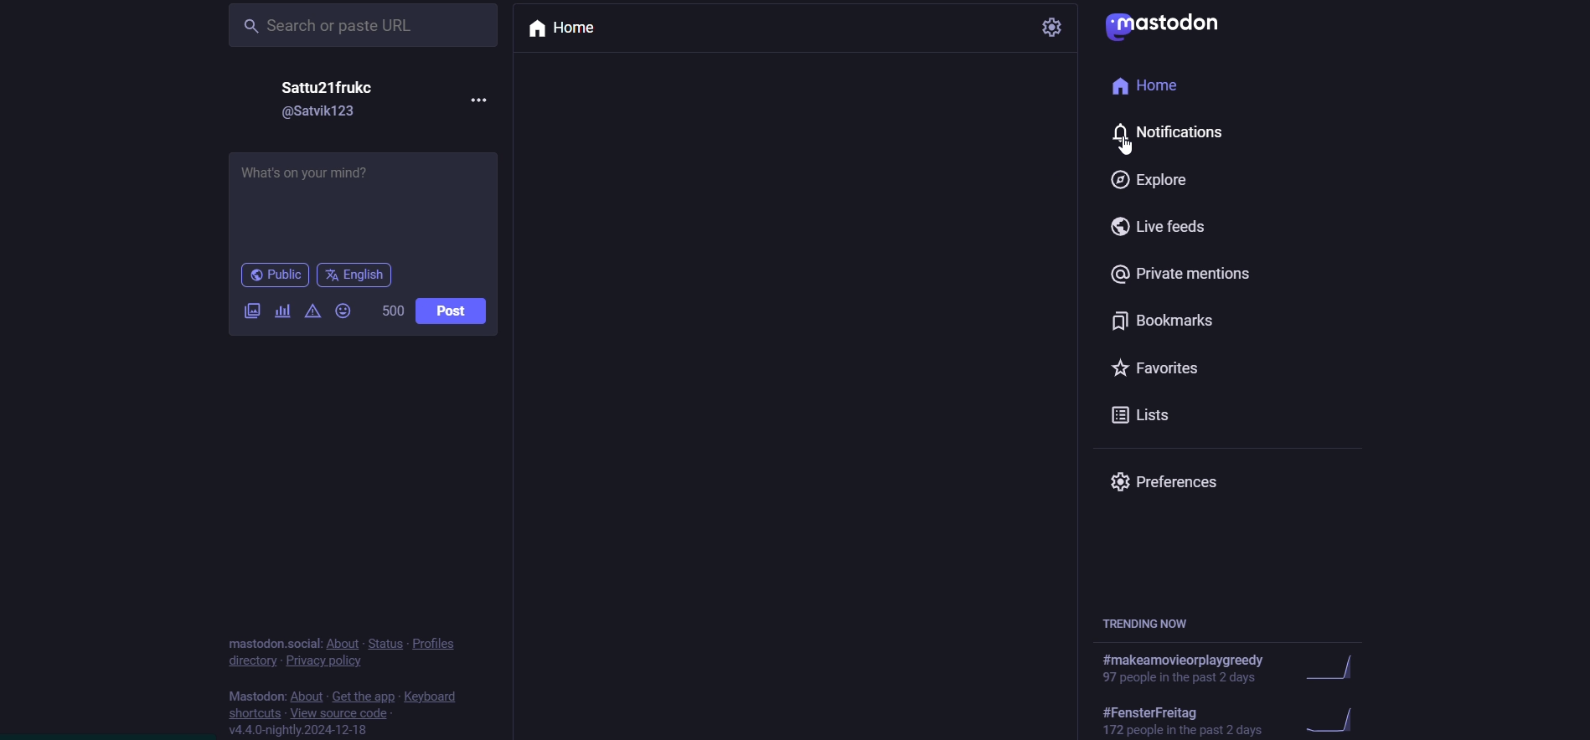 The height and width of the screenshot is (740, 1590). I want to click on warning message, so click(314, 310).